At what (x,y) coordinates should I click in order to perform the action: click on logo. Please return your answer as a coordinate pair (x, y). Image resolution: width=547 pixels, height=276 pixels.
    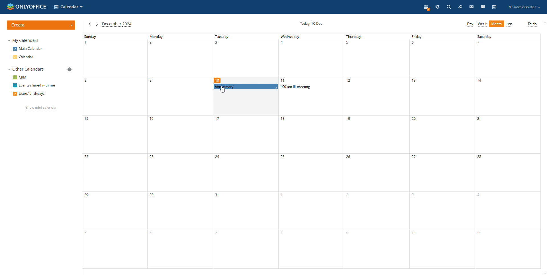
    Looking at the image, I should click on (26, 6).